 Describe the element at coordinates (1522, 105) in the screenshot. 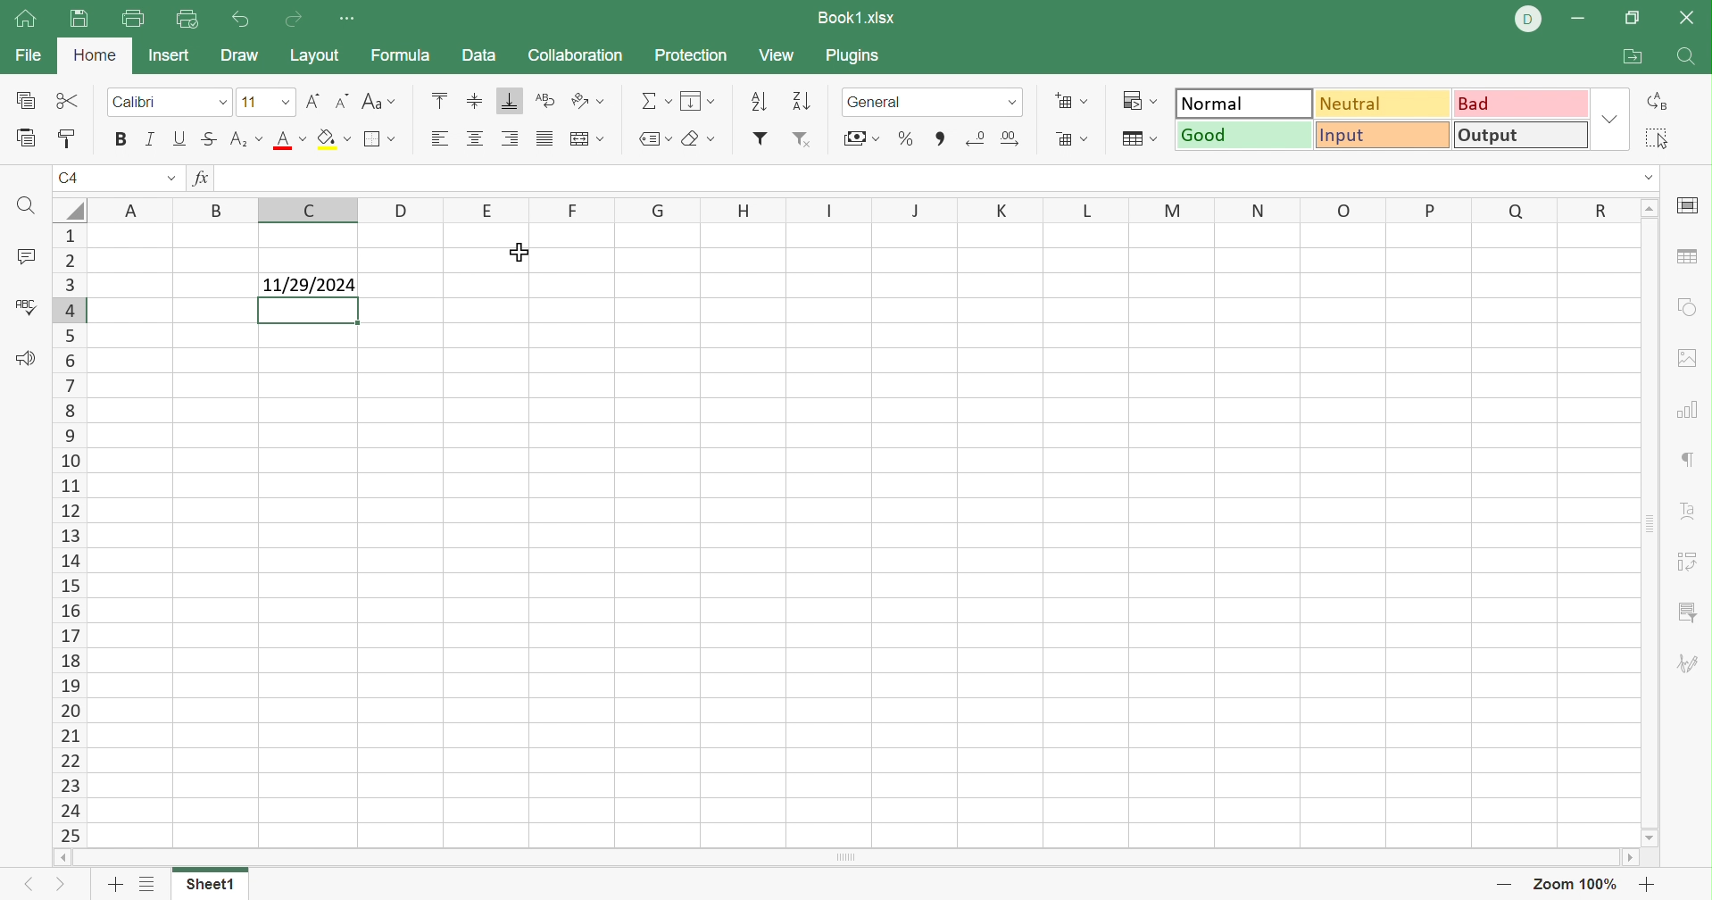

I see `Bad` at that location.